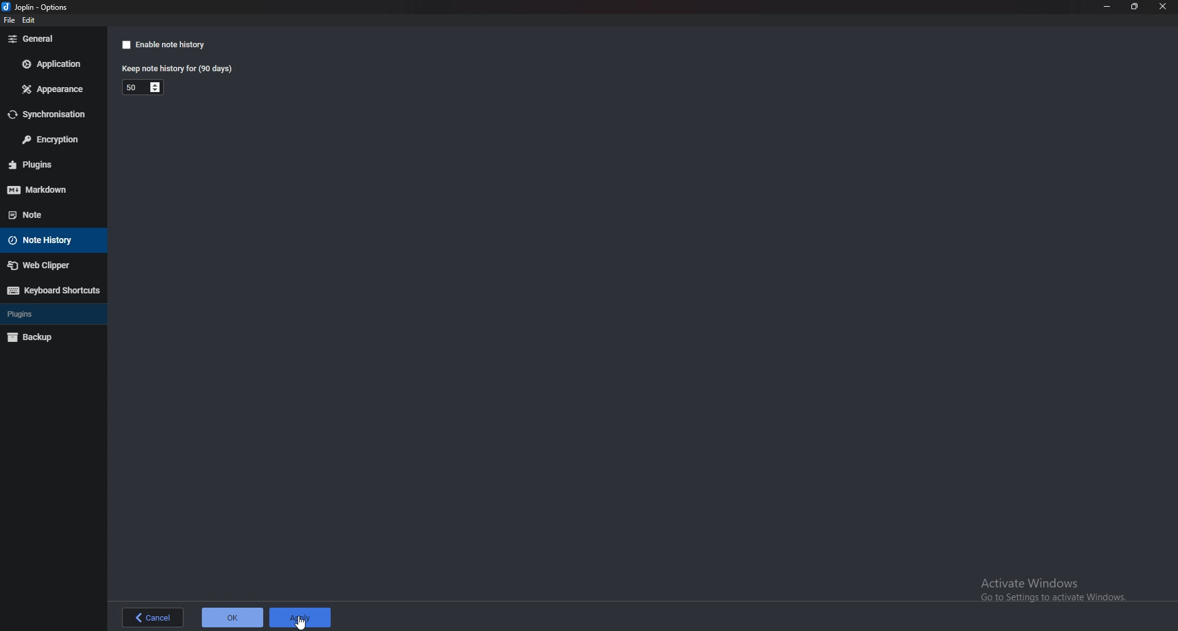 The width and height of the screenshot is (1178, 631). I want to click on plugins, so click(42, 313).